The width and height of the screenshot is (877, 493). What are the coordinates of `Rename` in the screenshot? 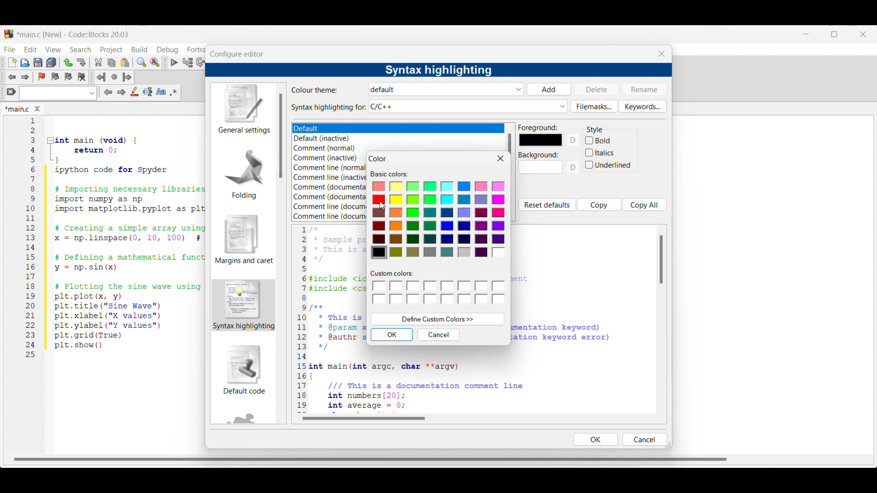 It's located at (644, 89).